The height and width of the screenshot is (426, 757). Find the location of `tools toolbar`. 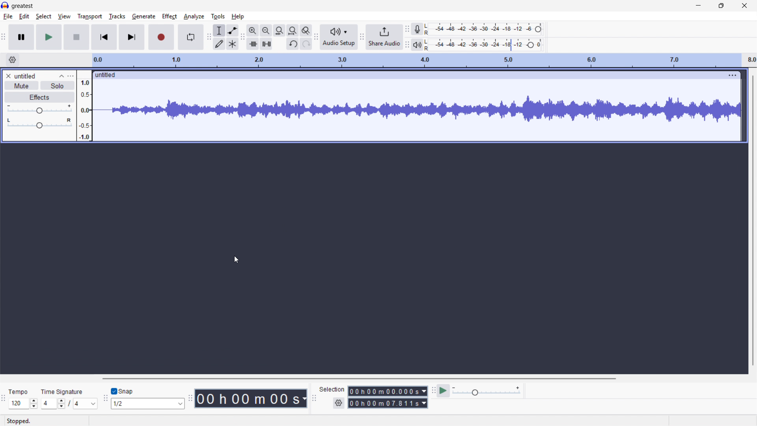

tools toolbar is located at coordinates (209, 38).